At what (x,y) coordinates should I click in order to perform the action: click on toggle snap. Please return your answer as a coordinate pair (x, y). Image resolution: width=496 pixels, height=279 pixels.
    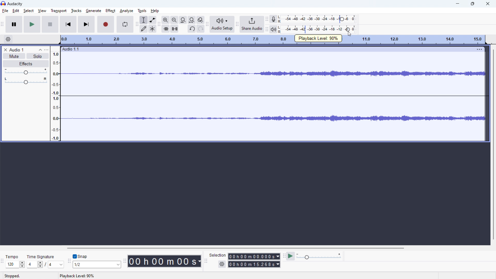
    Looking at the image, I should click on (80, 257).